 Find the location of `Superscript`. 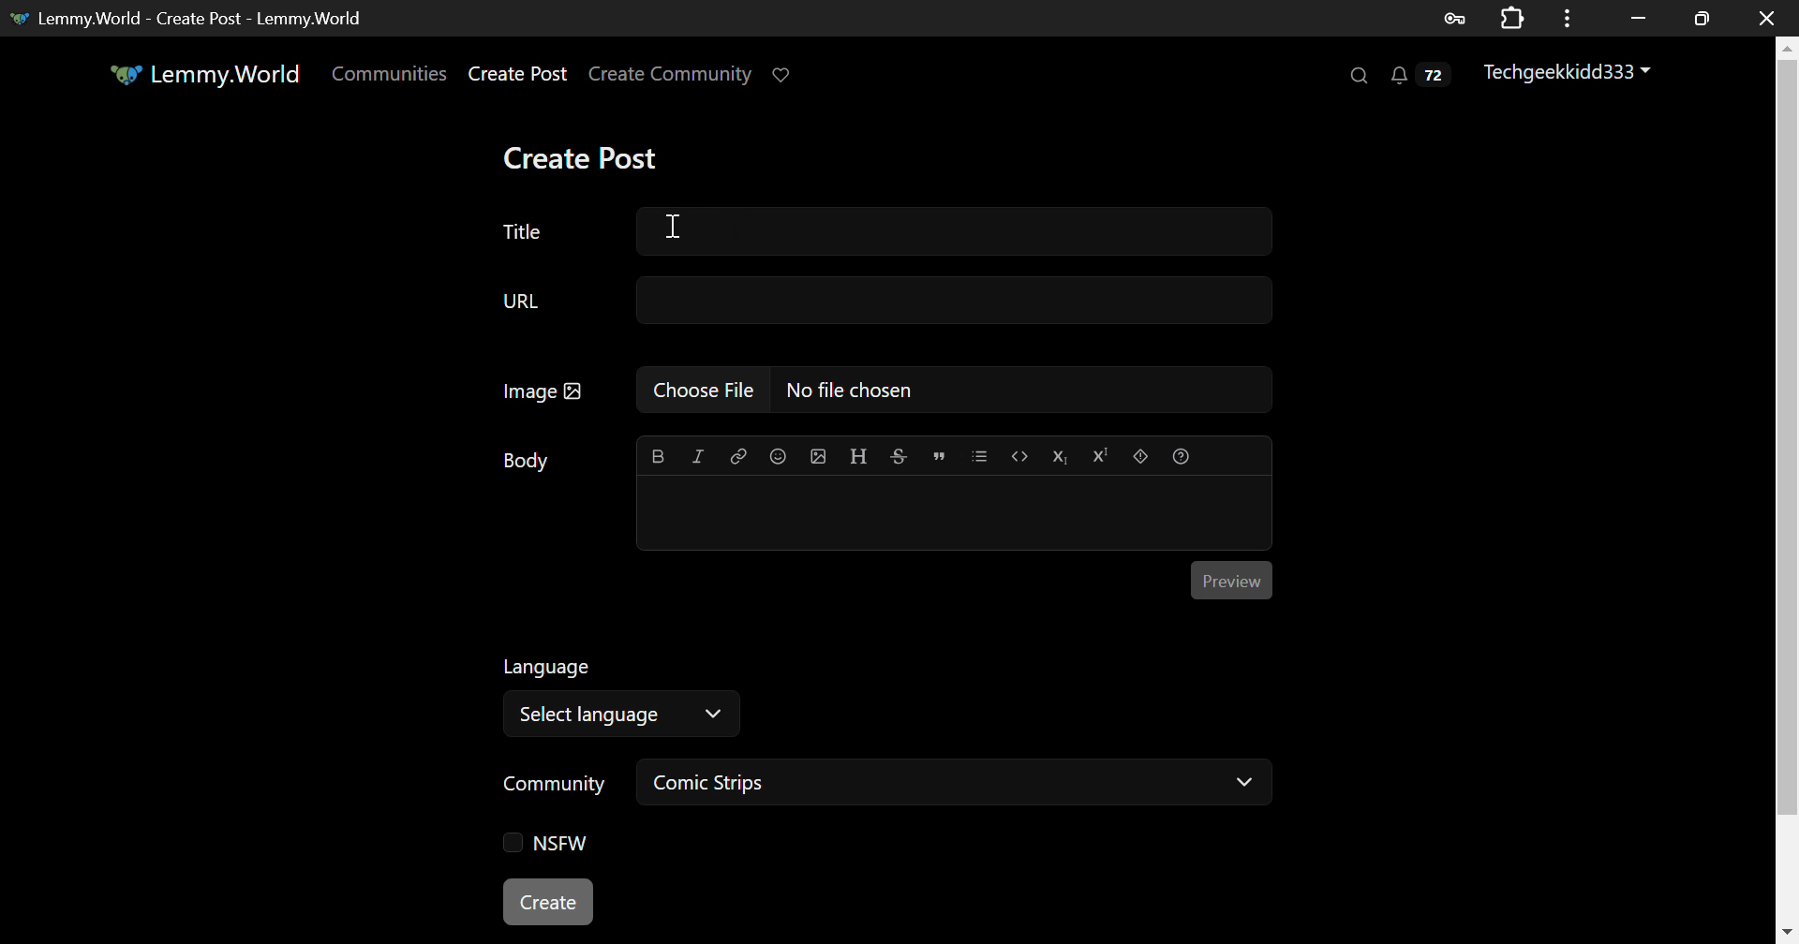

Superscript is located at coordinates (1100, 458).